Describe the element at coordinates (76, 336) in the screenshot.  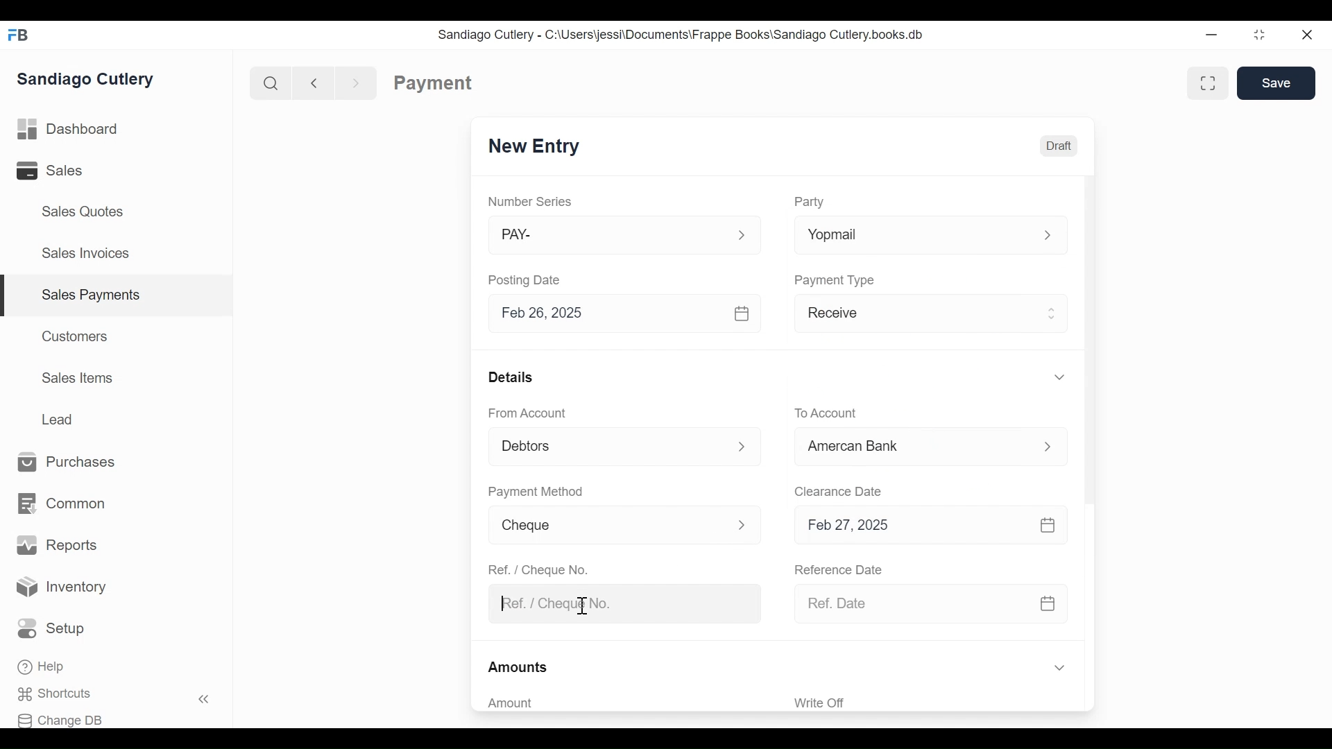
I see `Customers` at that location.